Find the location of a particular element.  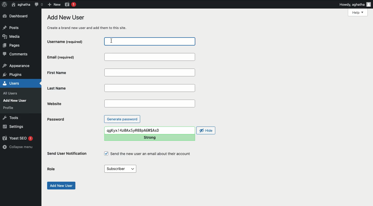

username is located at coordinates (149, 41).